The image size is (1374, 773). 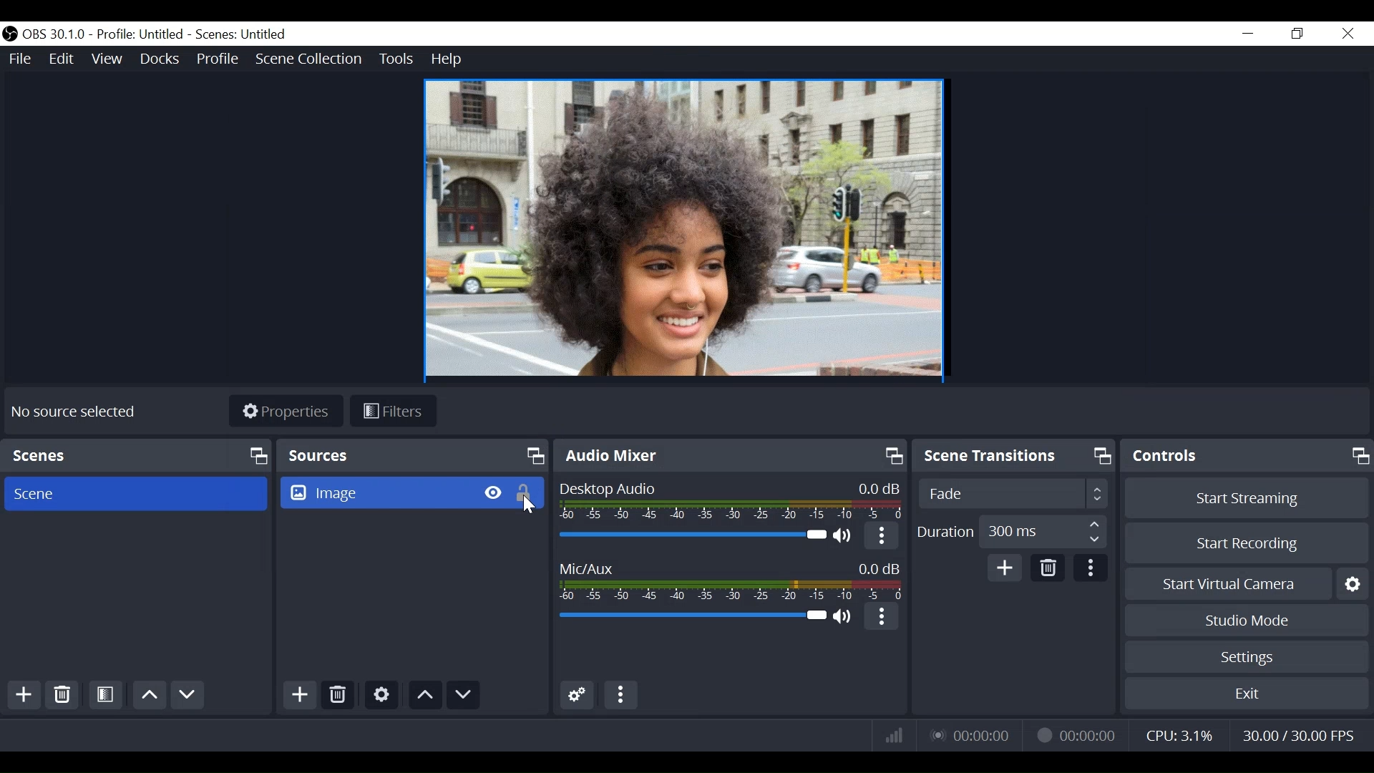 What do you see at coordinates (1295, 33) in the screenshot?
I see `Restore` at bounding box center [1295, 33].